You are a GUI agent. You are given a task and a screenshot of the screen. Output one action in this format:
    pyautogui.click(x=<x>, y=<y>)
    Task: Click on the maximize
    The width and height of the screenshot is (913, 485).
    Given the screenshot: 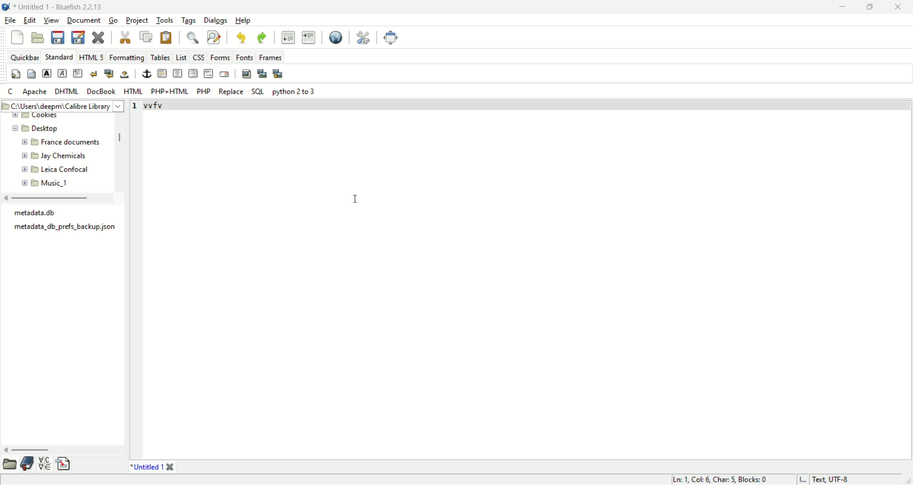 What is the action you would take?
    pyautogui.click(x=872, y=6)
    